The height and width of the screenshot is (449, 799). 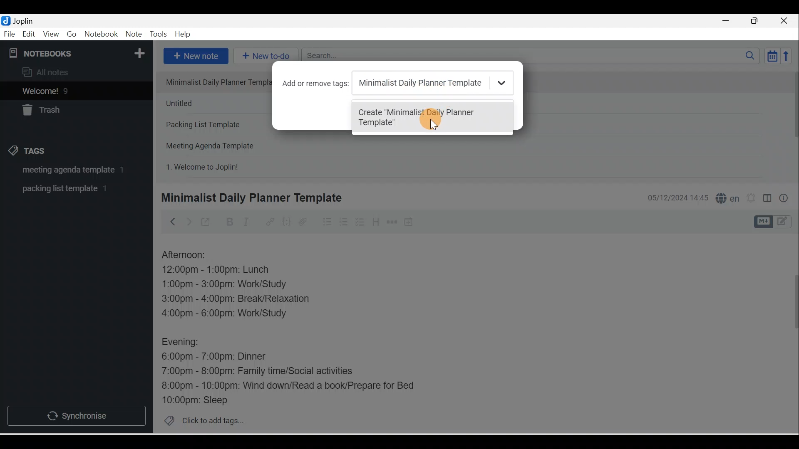 I want to click on Note 1, so click(x=213, y=81).